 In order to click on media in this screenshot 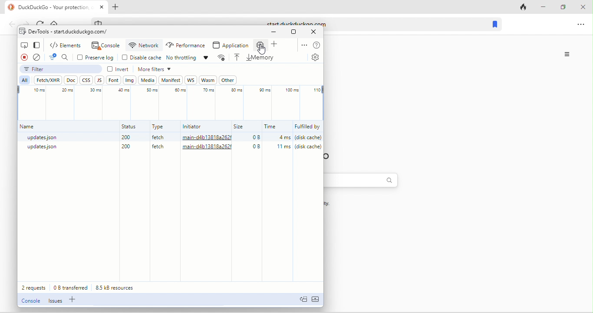, I will do `click(149, 81)`.